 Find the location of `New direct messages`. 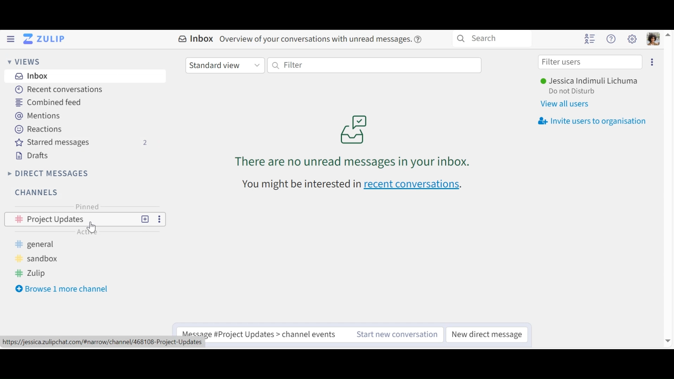

New direct messages is located at coordinates (486, 334).